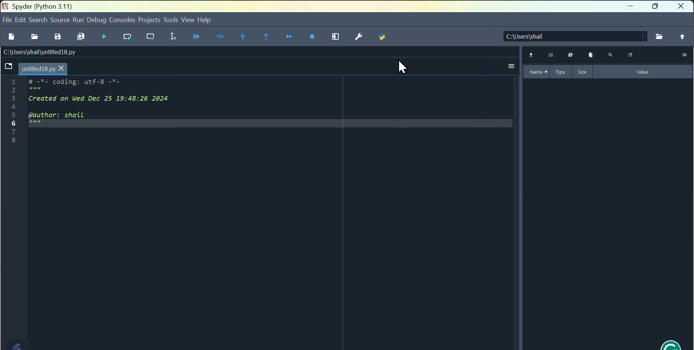  Describe the element at coordinates (13, 114) in the screenshot. I see `line numbers` at that location.